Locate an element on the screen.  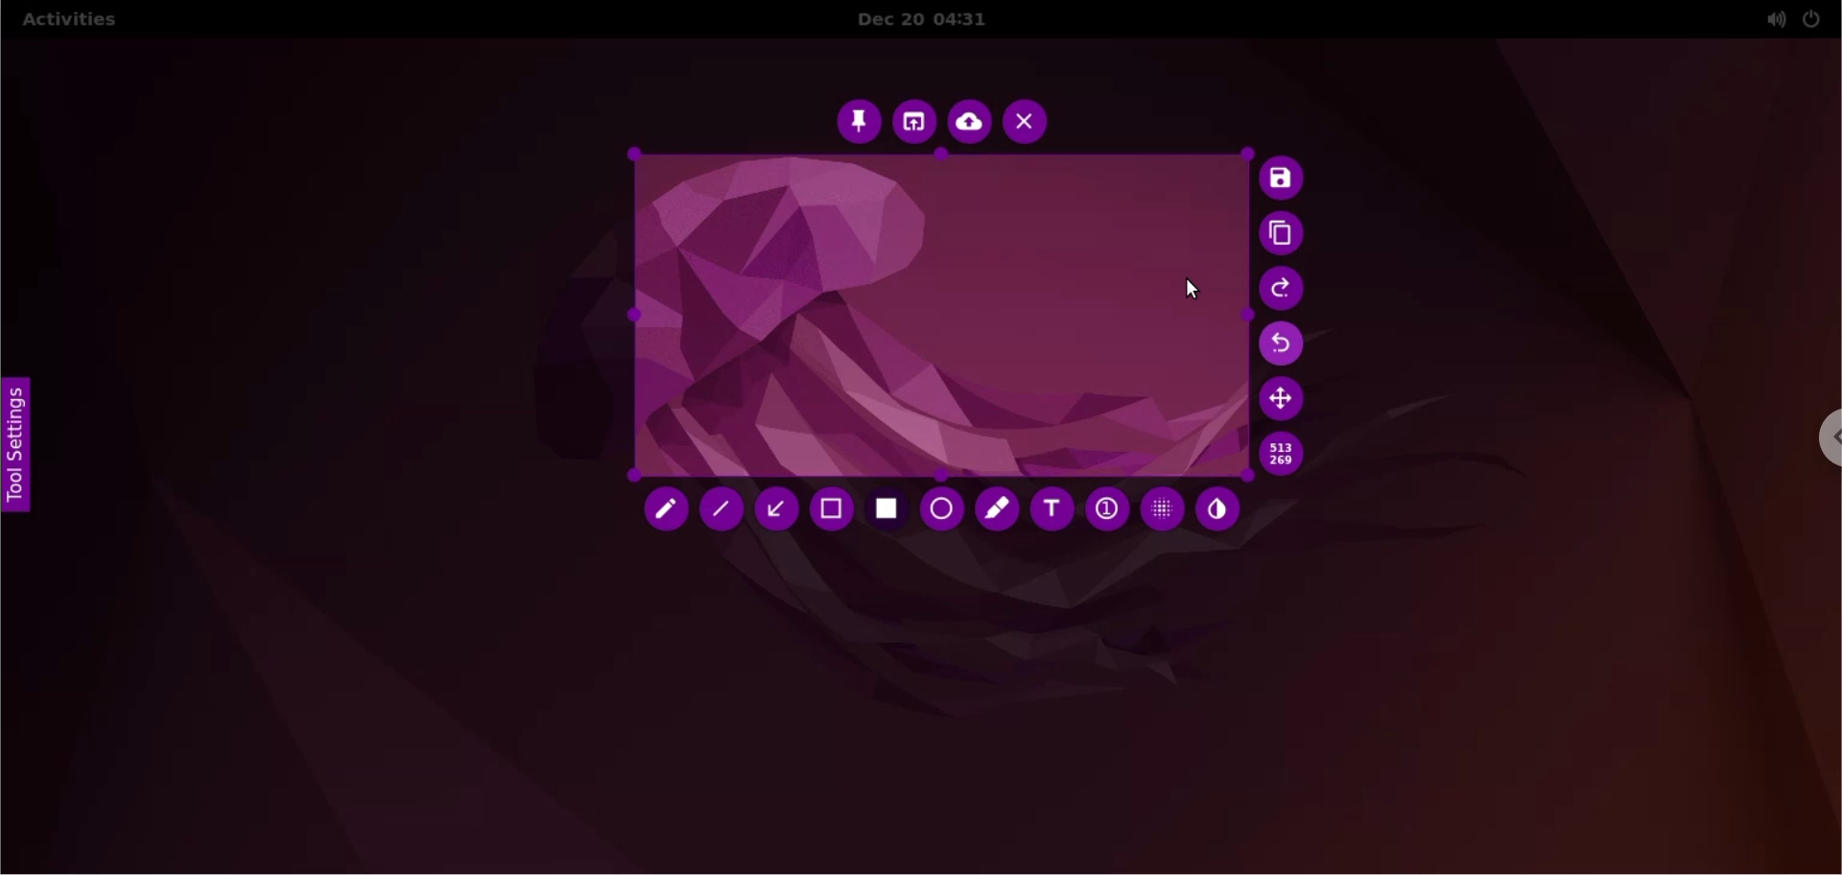
chrome options is located at coordinates (1827, 438).